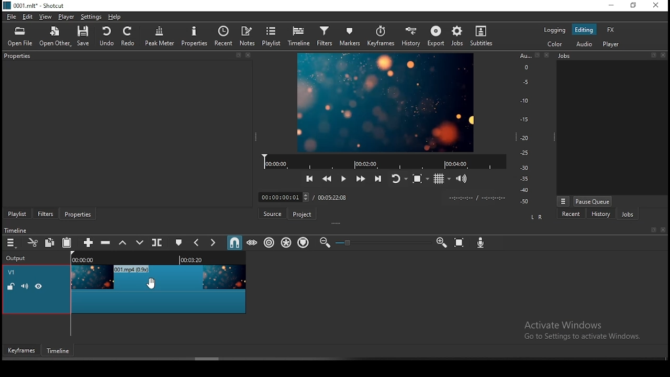  Describe the element at coordinates (12, 287) in the screenshot. I see `(un)locked` at that location.